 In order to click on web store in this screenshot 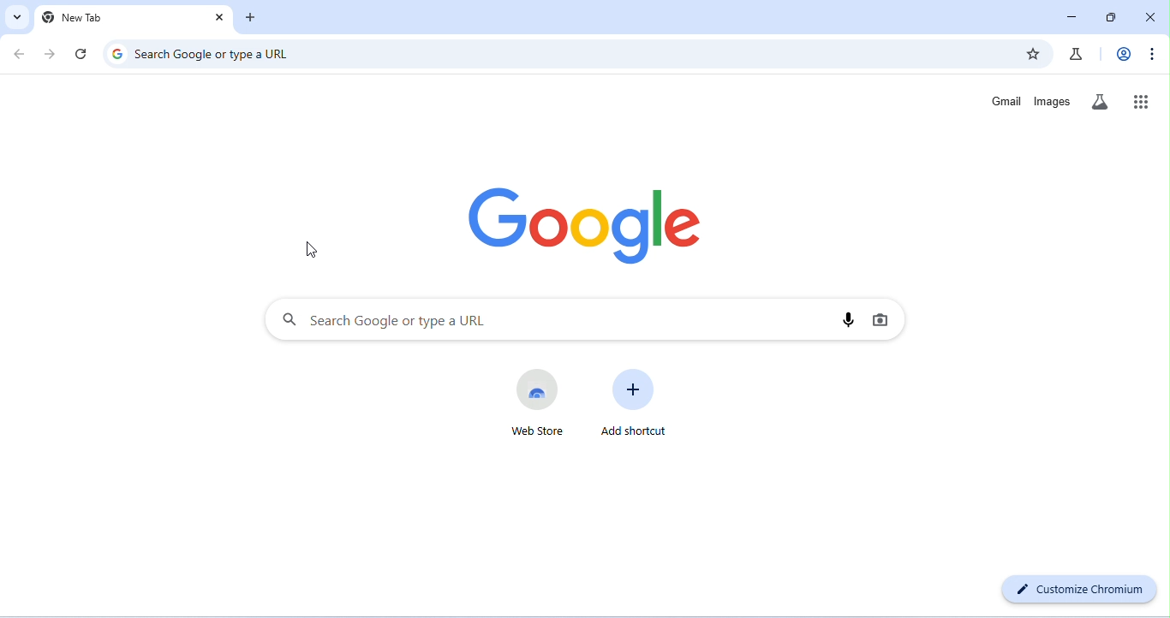, I will do `click(534, 403)`.